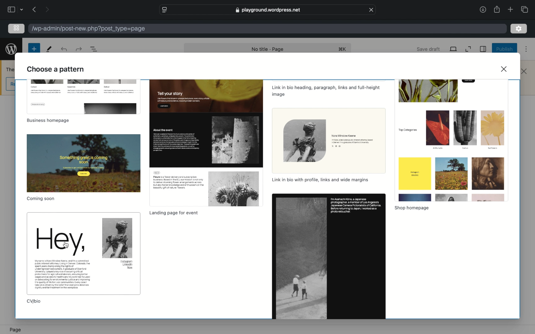 The image size is (535, 334). I want to click on web address, so click(268, 10).